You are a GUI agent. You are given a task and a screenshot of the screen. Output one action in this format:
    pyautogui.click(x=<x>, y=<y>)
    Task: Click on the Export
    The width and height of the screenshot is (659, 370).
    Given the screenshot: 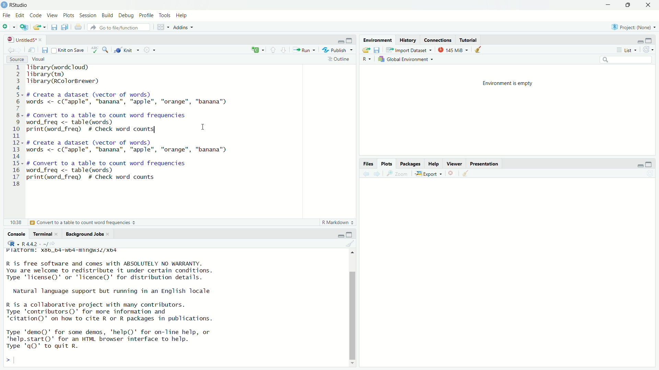 What is the action you would take?
    pyautogui.click(x=430, y=173)
    